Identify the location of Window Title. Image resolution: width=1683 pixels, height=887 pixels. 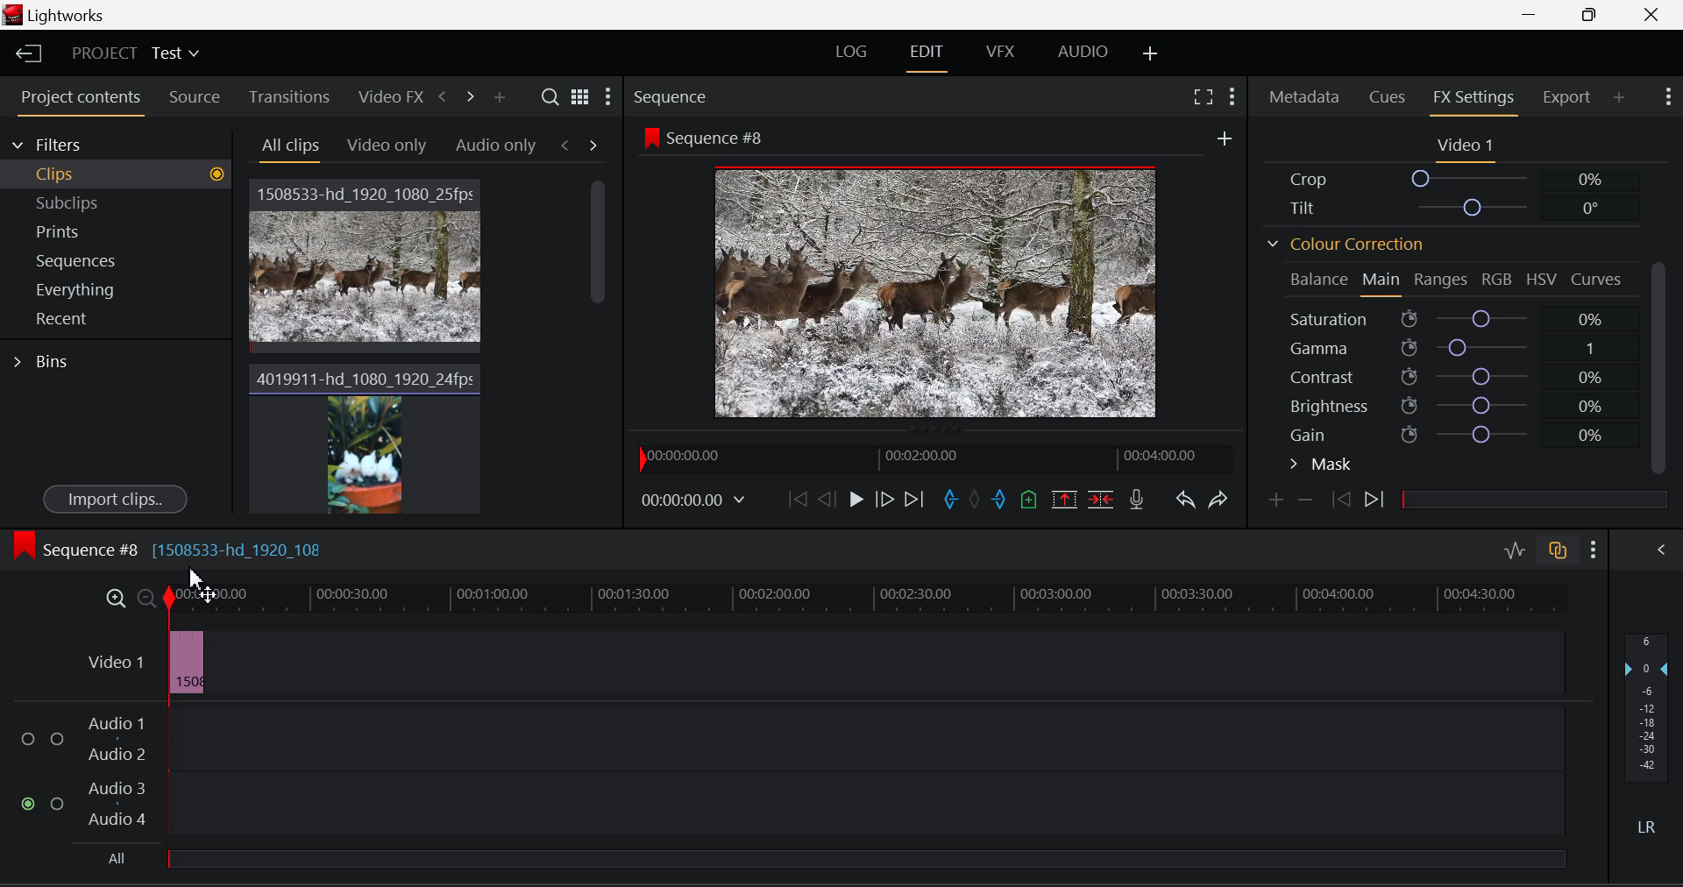
(59, 16).